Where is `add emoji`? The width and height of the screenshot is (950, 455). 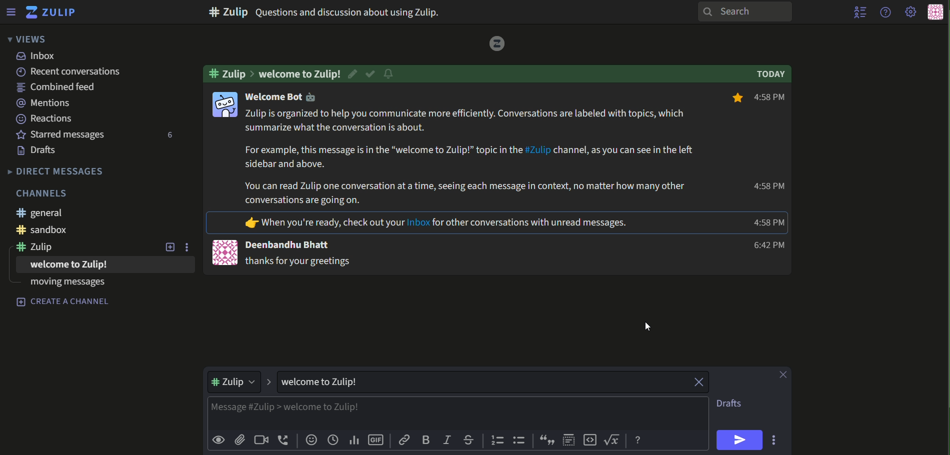
add emoji is located at coordinates (310, 440).